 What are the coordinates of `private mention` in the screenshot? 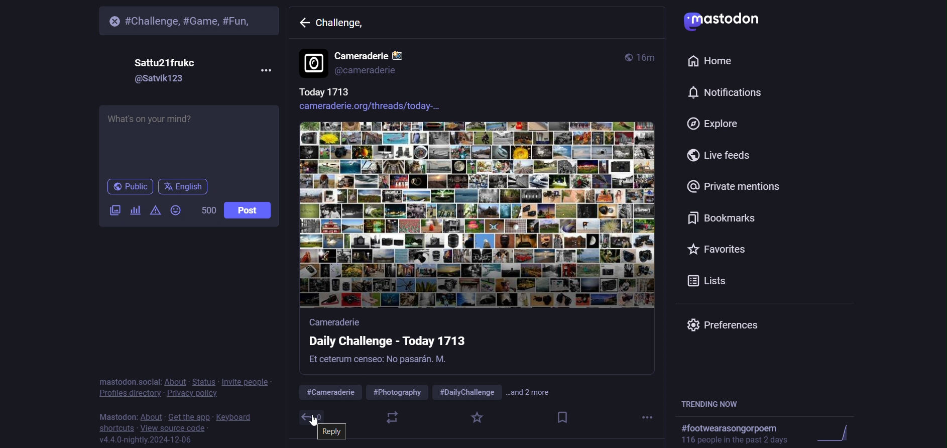 It's located at (734, 187).